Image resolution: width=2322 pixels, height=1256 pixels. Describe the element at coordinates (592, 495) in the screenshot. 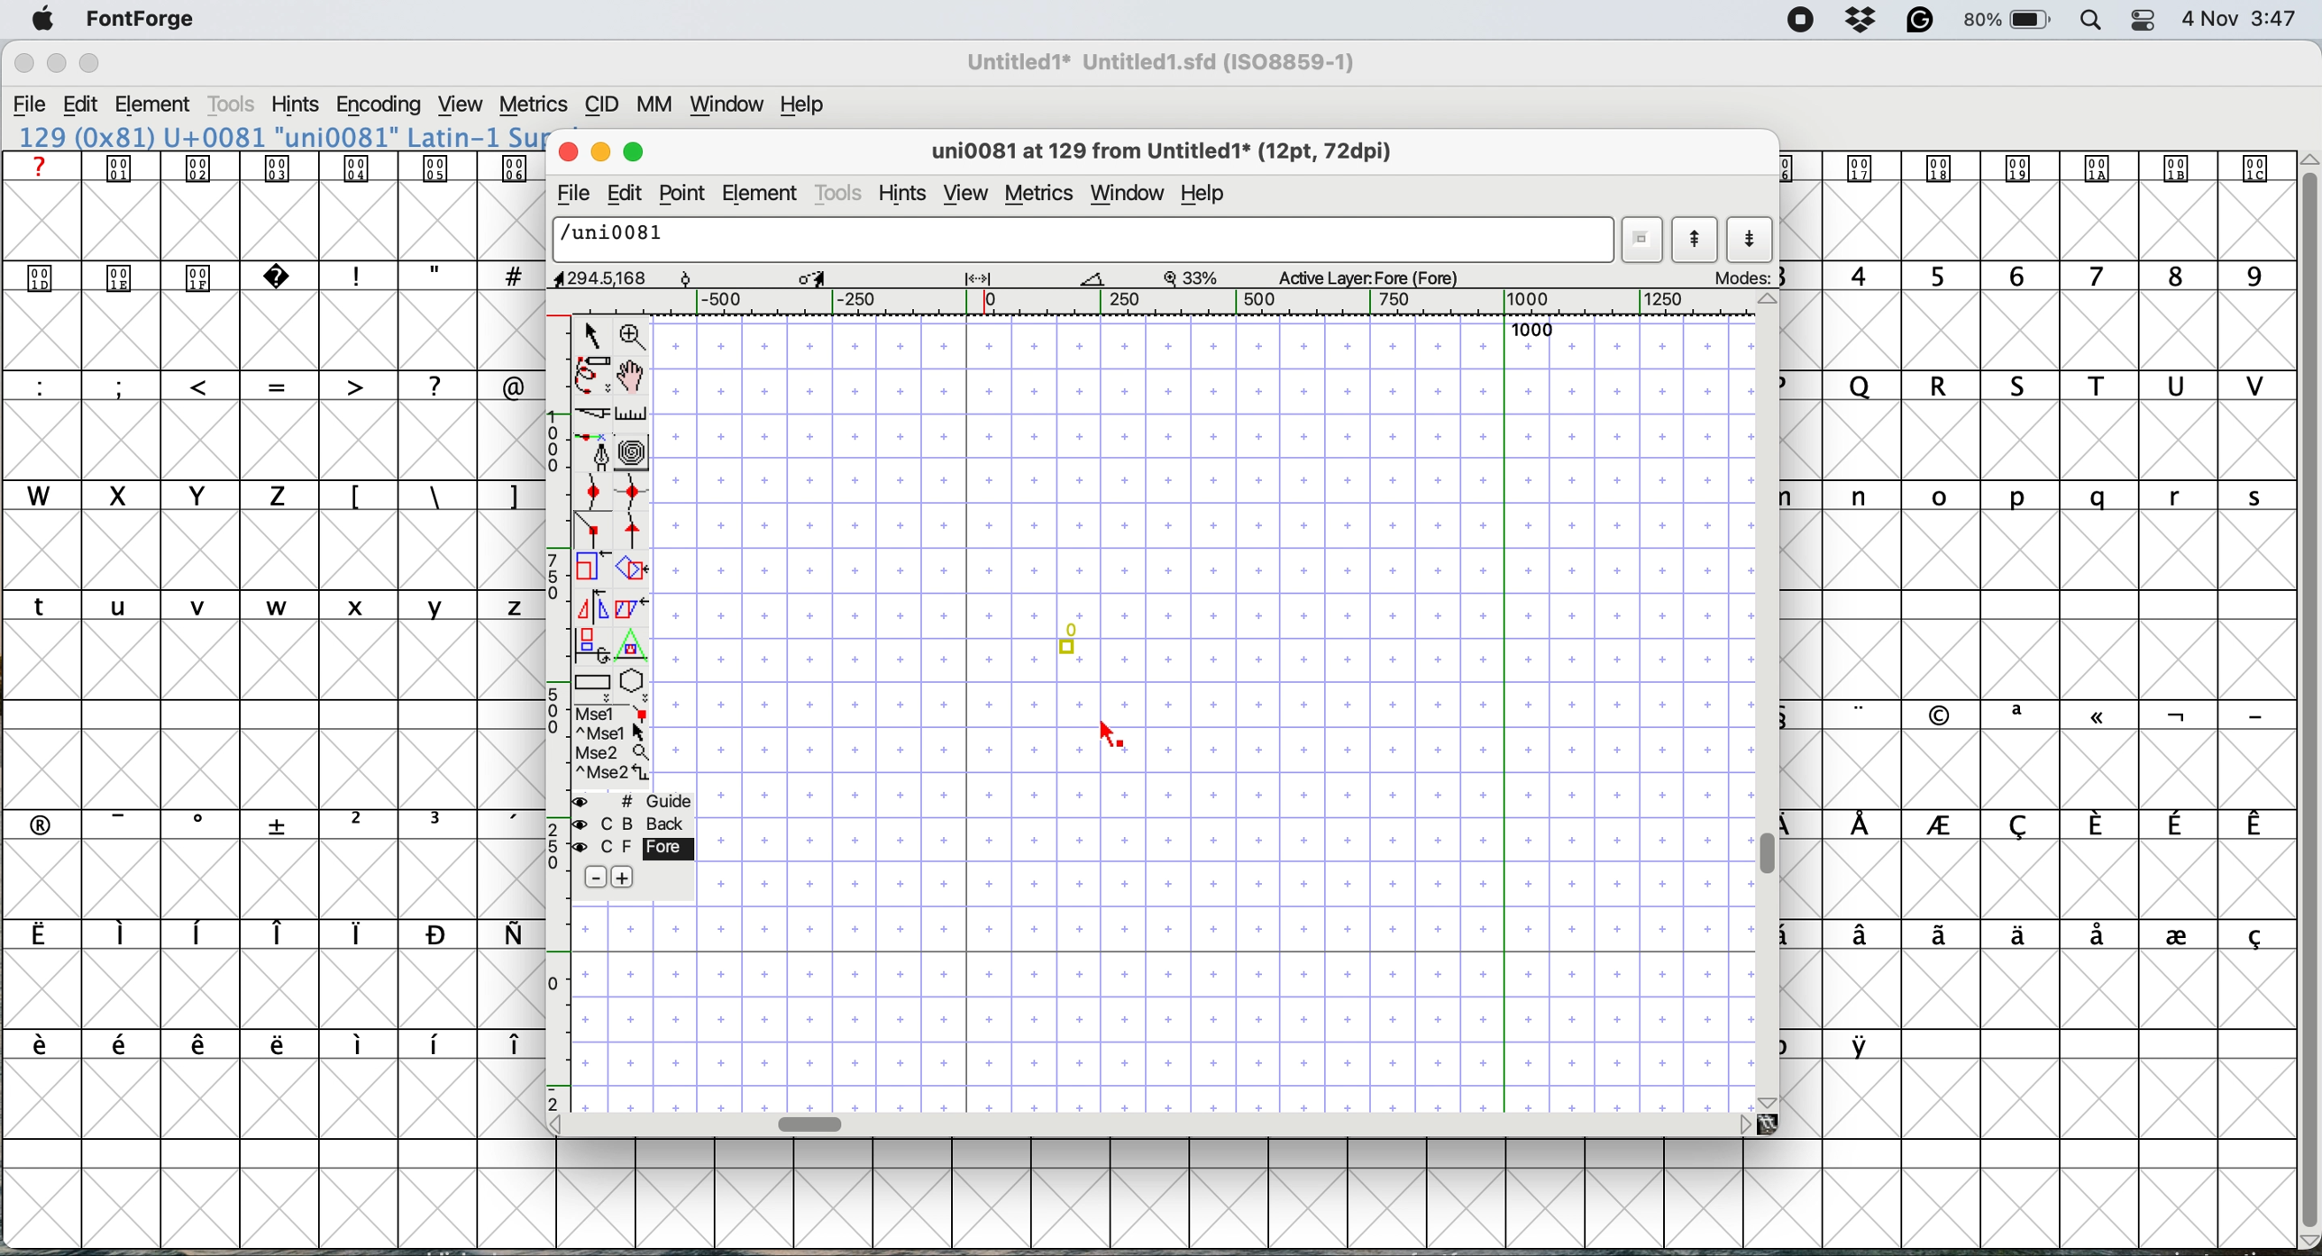

I see `add a curve pint` at that location.